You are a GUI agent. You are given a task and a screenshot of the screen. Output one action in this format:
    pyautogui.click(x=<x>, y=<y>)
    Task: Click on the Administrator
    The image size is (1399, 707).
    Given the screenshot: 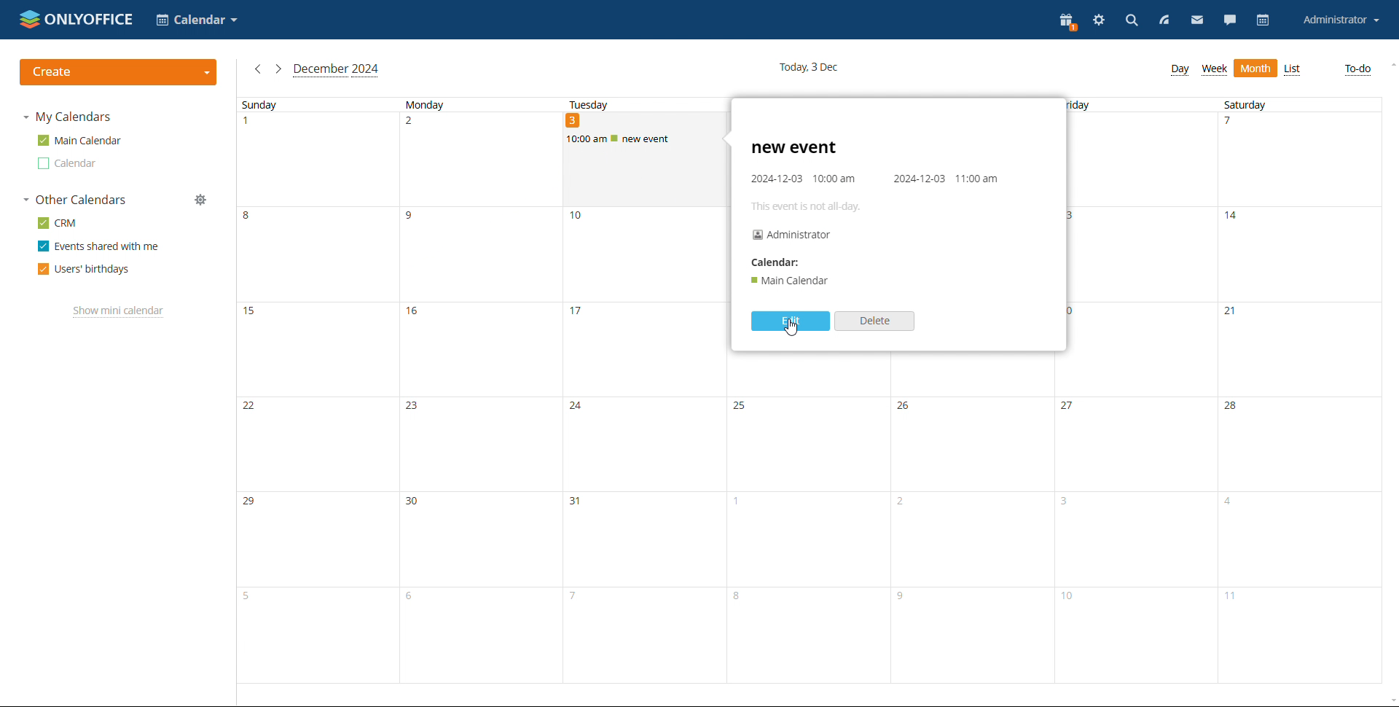 What is the action you would take?
    pyautogui.click(x=794, y=233)
    